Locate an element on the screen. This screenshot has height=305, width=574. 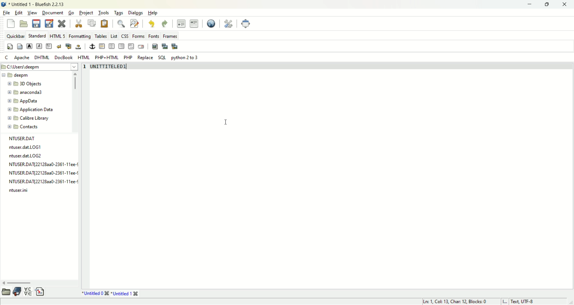
insert image is located at coordinates (155, 46).